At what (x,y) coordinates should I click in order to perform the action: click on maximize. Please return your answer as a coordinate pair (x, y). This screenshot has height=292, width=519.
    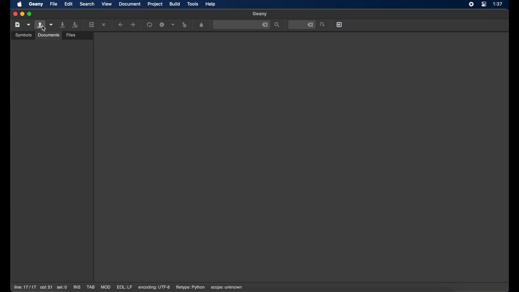
    Looking at the image, I should click on (30, 14).